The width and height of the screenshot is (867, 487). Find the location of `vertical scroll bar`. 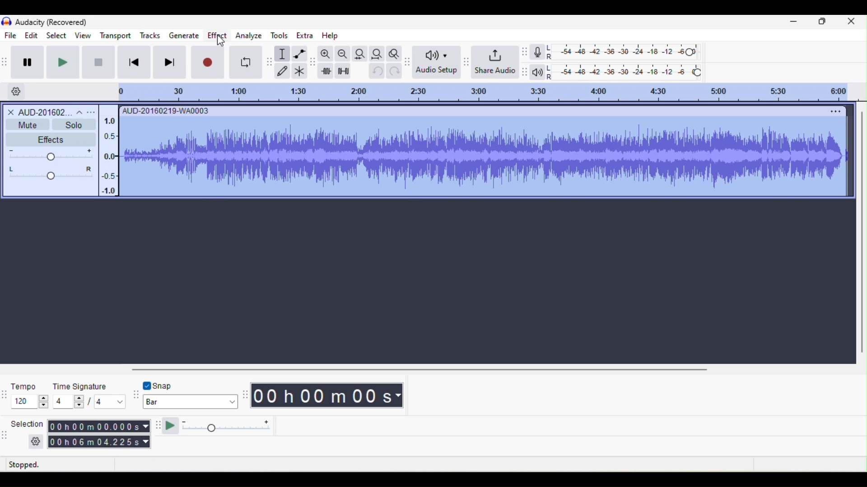

vertical scroll bar is located at coordinates (862, 234).